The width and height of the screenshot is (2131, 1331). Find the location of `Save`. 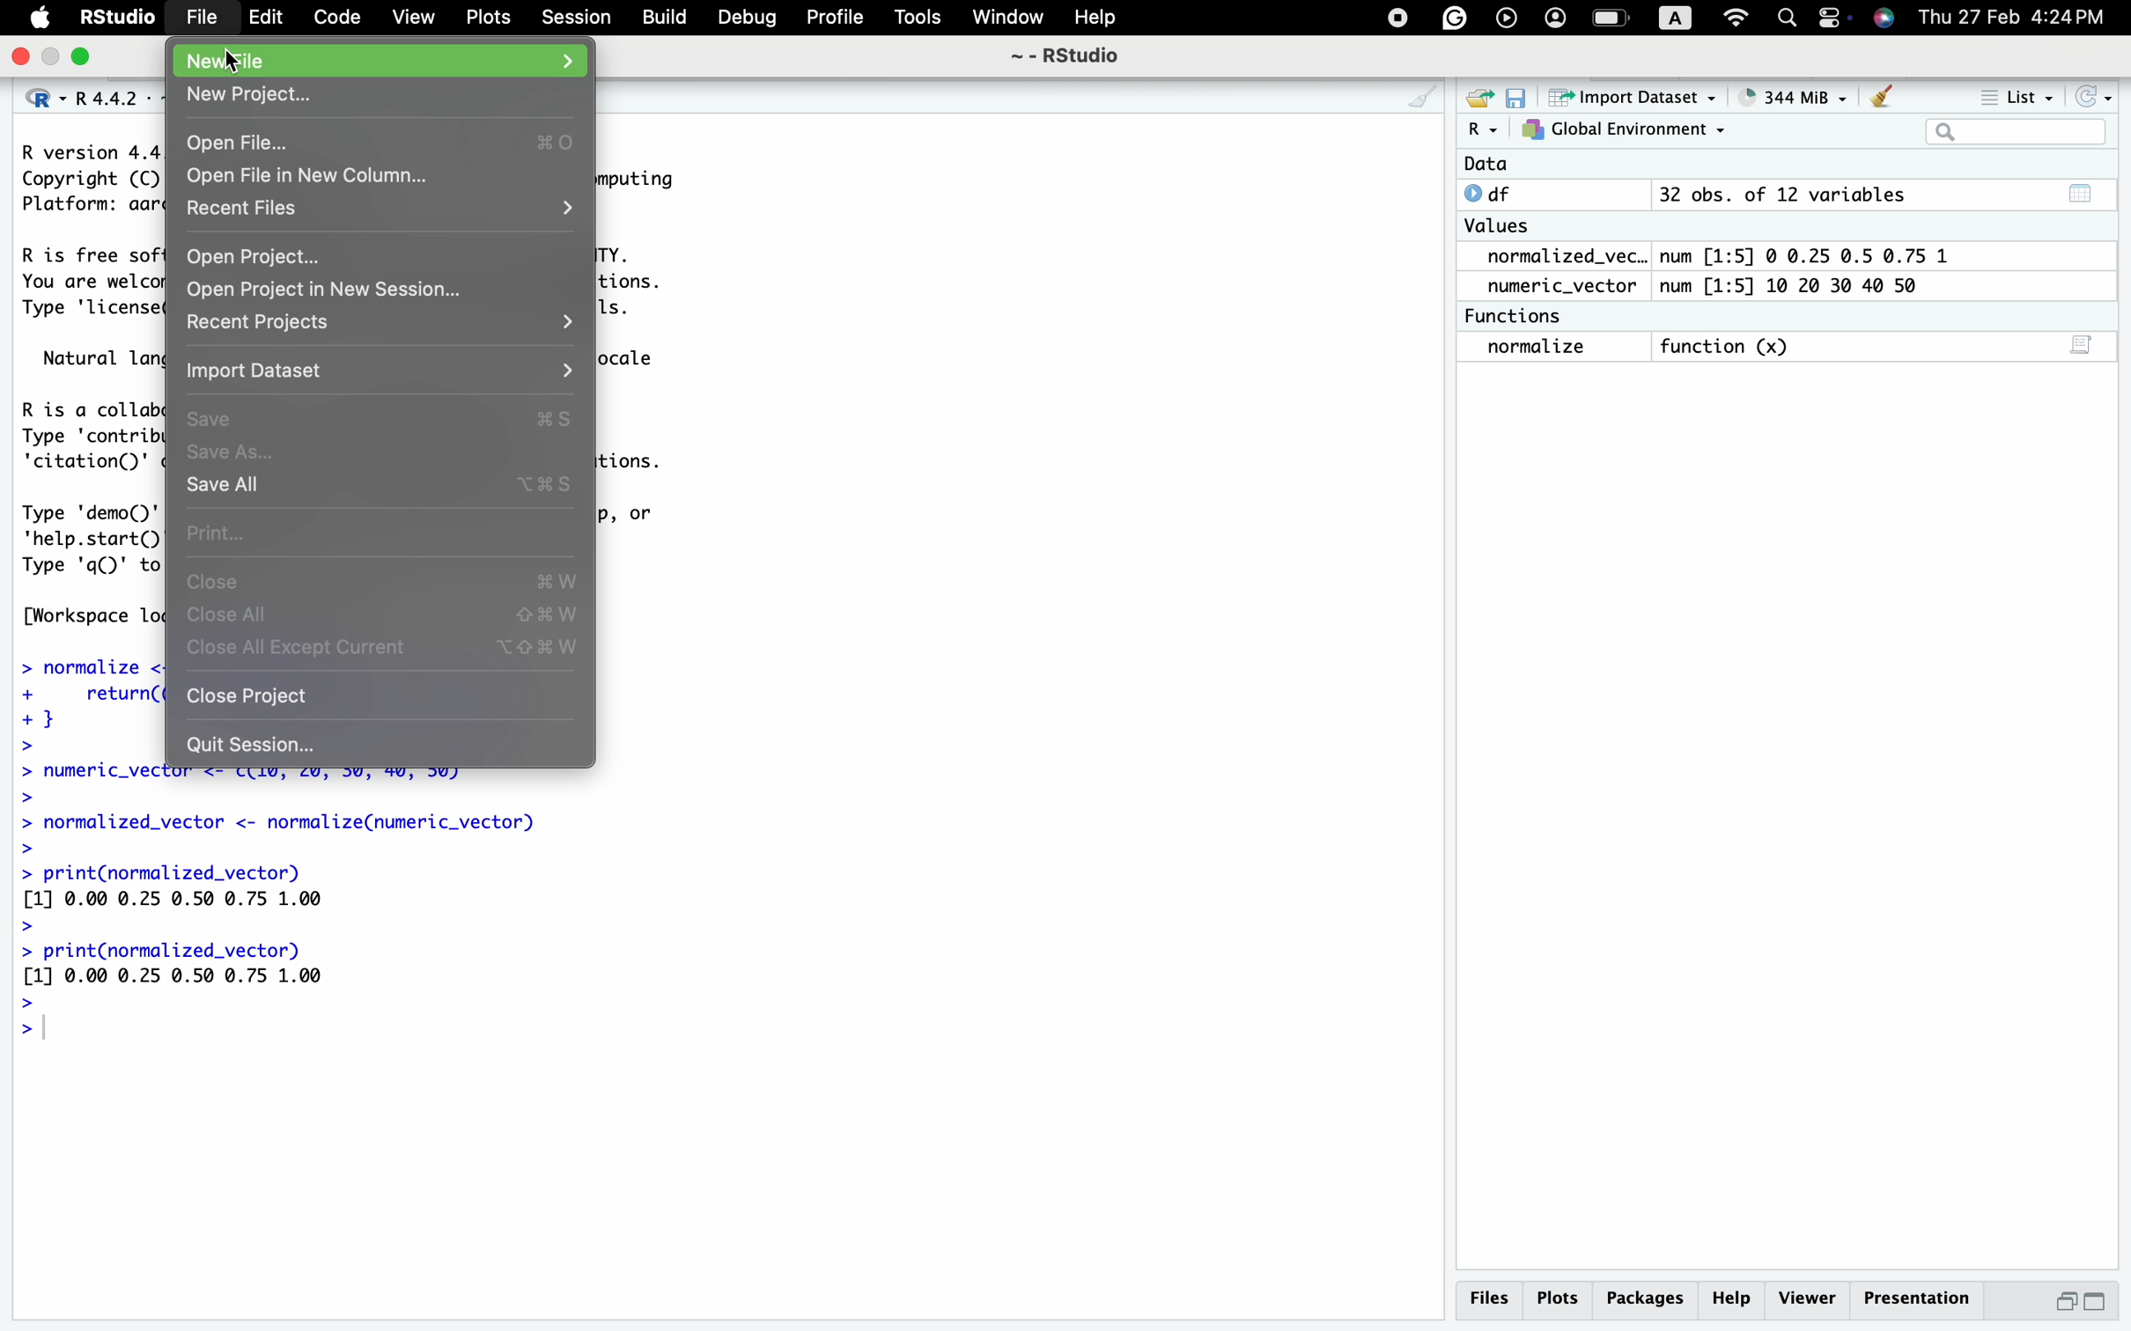

Save is located at coordinates (210, 421).